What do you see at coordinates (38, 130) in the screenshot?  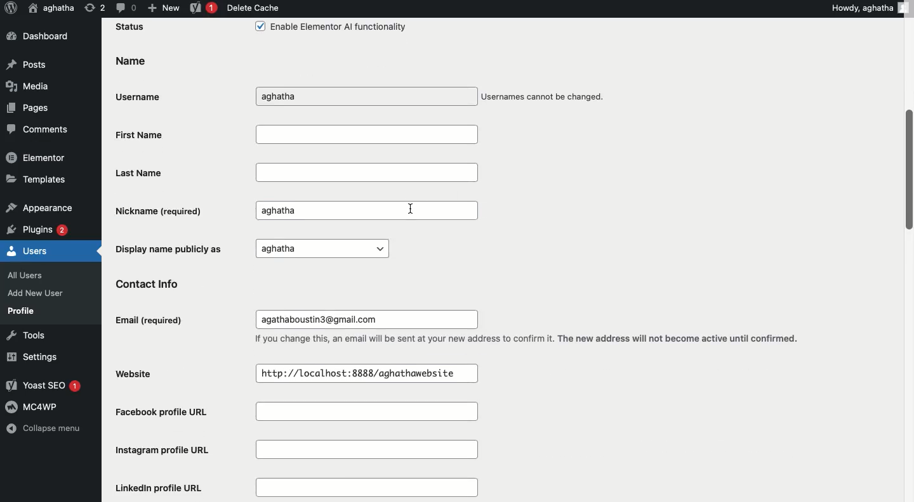 I see `Comments` at bounding box center [38, 130].